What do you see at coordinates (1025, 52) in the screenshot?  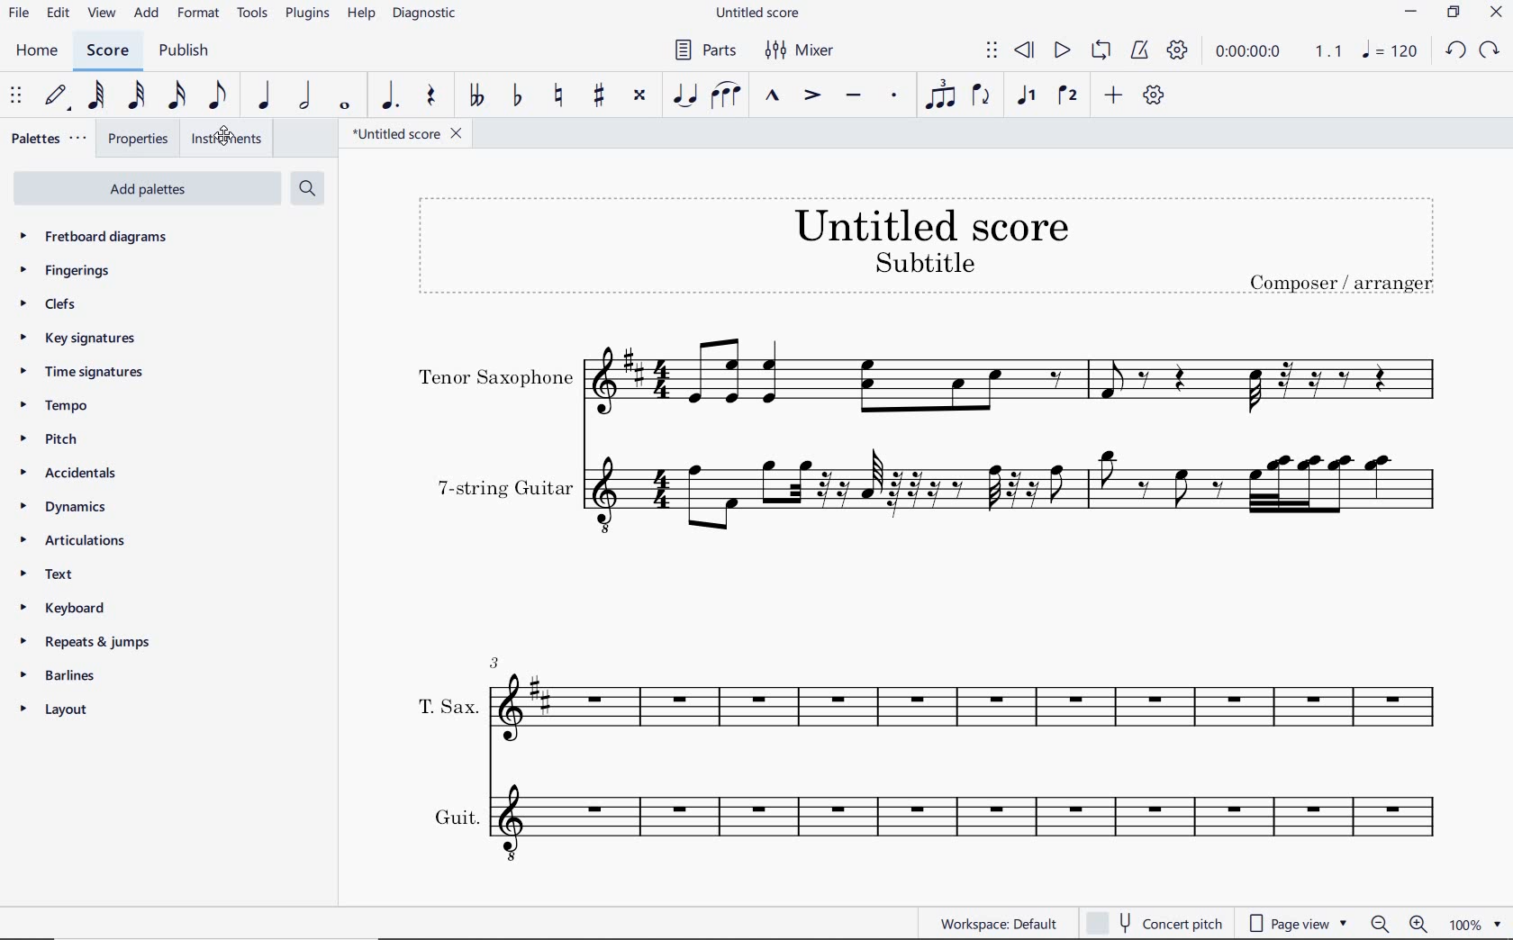 I see `REWIND` at bounding box center [1025, 52].